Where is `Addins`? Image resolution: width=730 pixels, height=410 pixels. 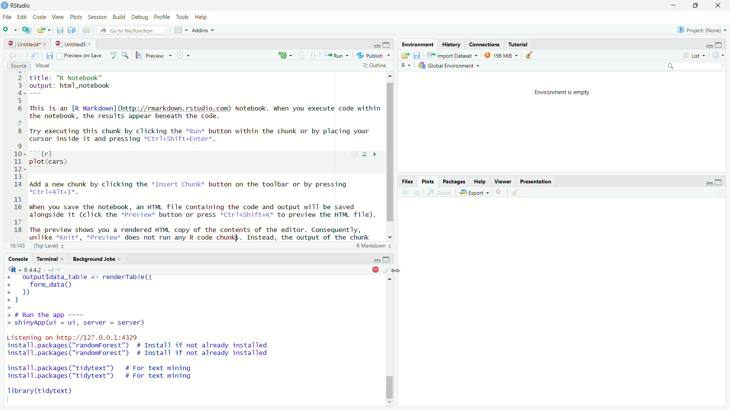
Addins is located at coordinates (205, 30).